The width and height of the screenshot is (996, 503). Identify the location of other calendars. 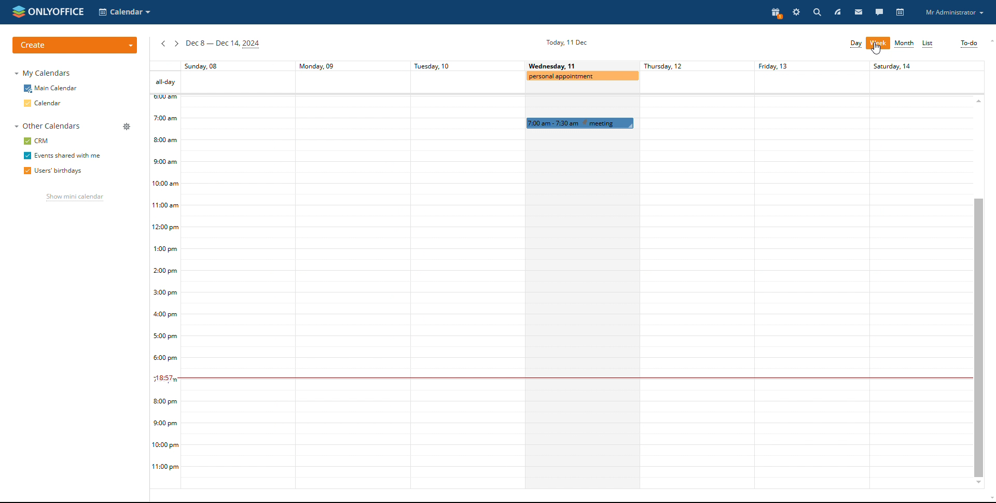
(48, 126).